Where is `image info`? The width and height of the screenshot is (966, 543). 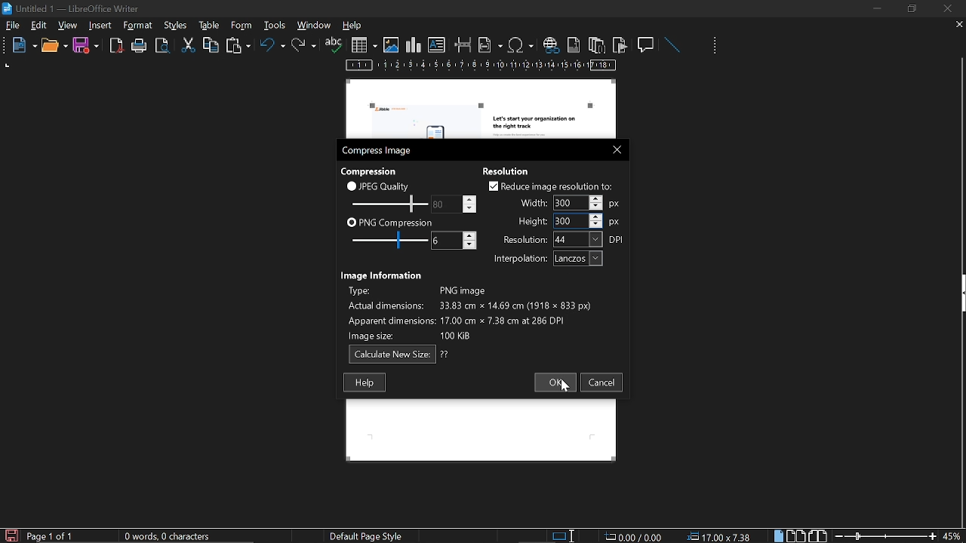 image info is located at coordinates (469, 311).